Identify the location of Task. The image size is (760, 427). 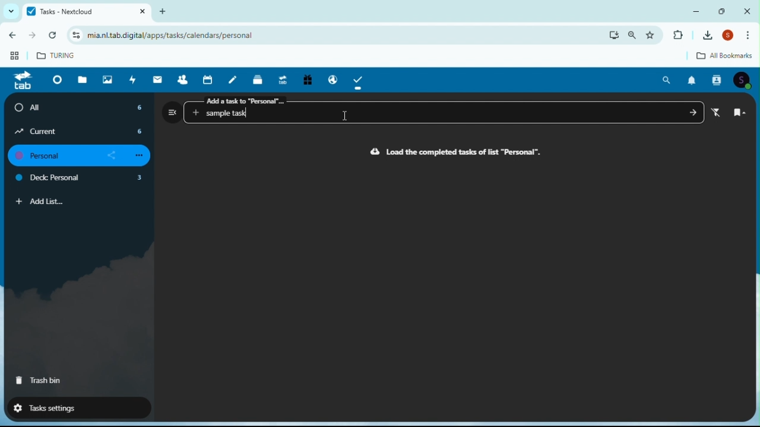
(359, 79).